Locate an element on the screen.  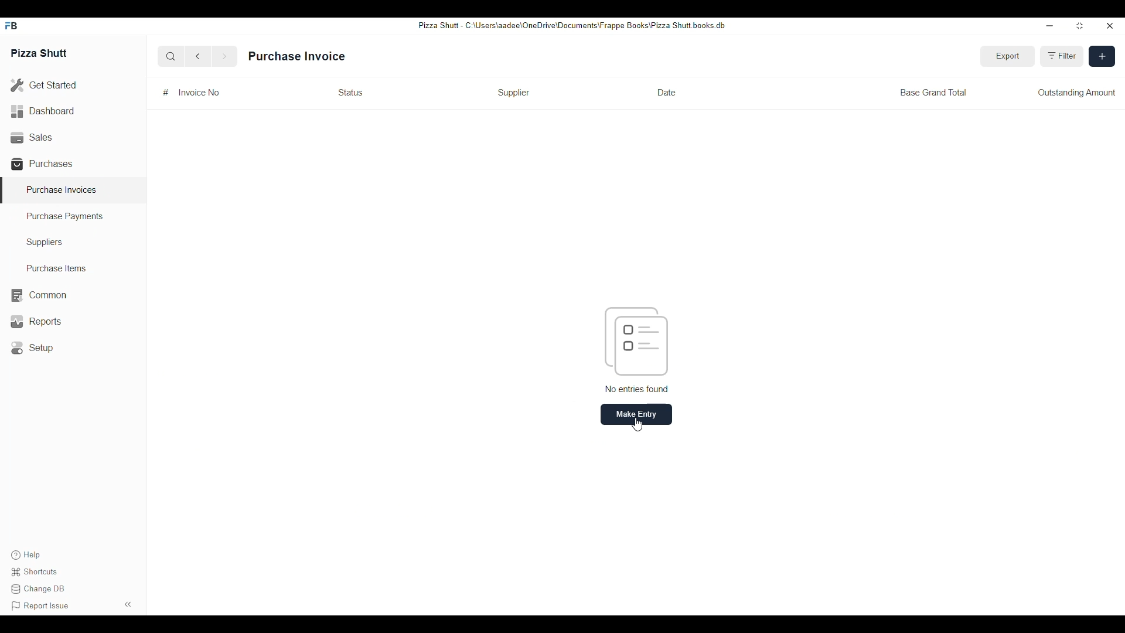
Make Entry is located at coordinates (636, 414).